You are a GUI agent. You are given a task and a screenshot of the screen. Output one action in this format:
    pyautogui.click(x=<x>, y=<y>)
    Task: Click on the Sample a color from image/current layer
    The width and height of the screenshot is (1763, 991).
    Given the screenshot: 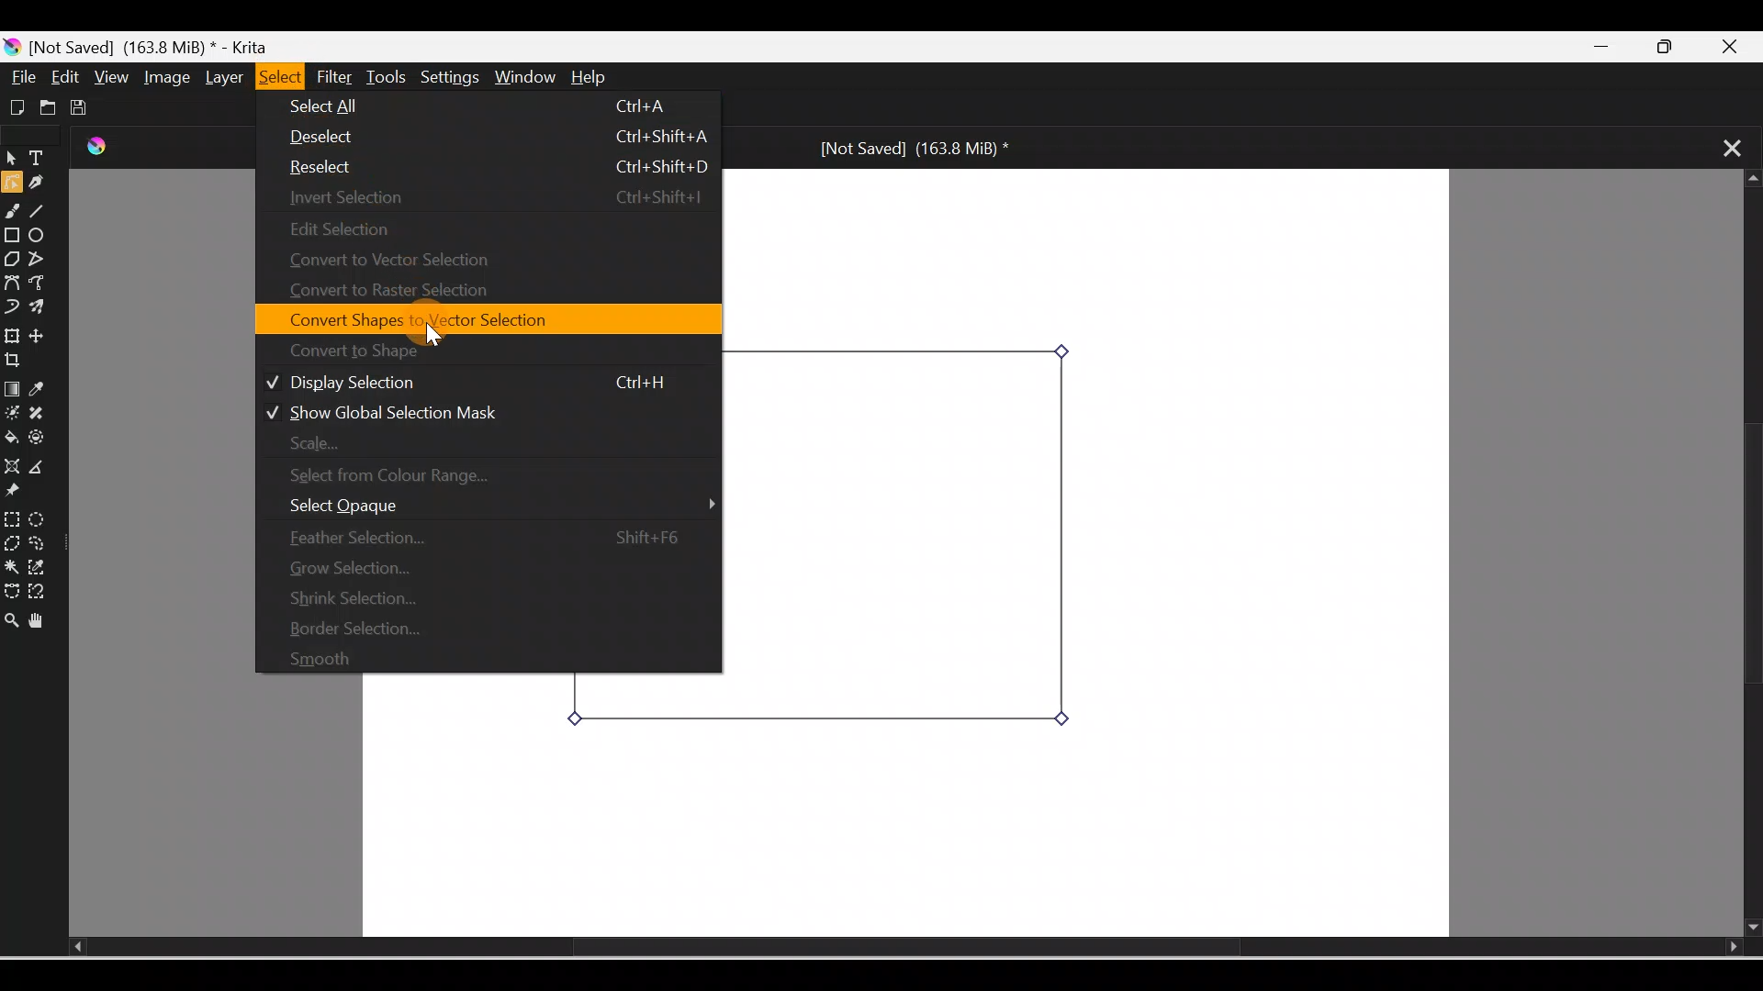 What is the action you would take?
    pyautogui.click(x=43, y=390)
    